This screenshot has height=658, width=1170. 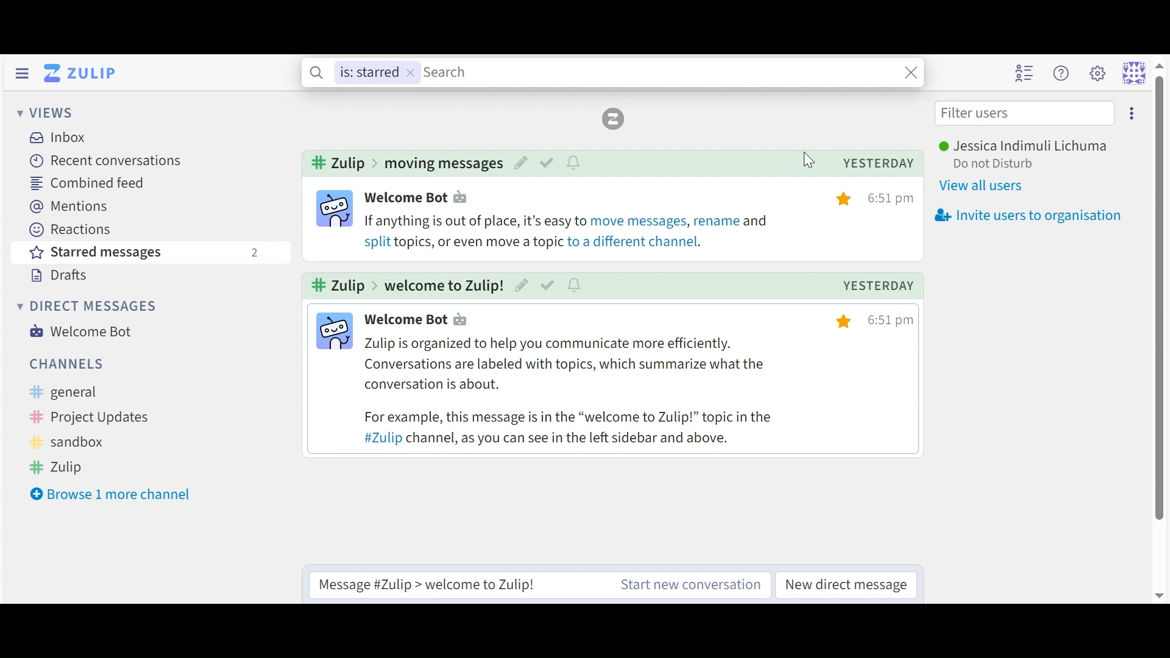 I want to click on Search, so click(x=428, y=74).